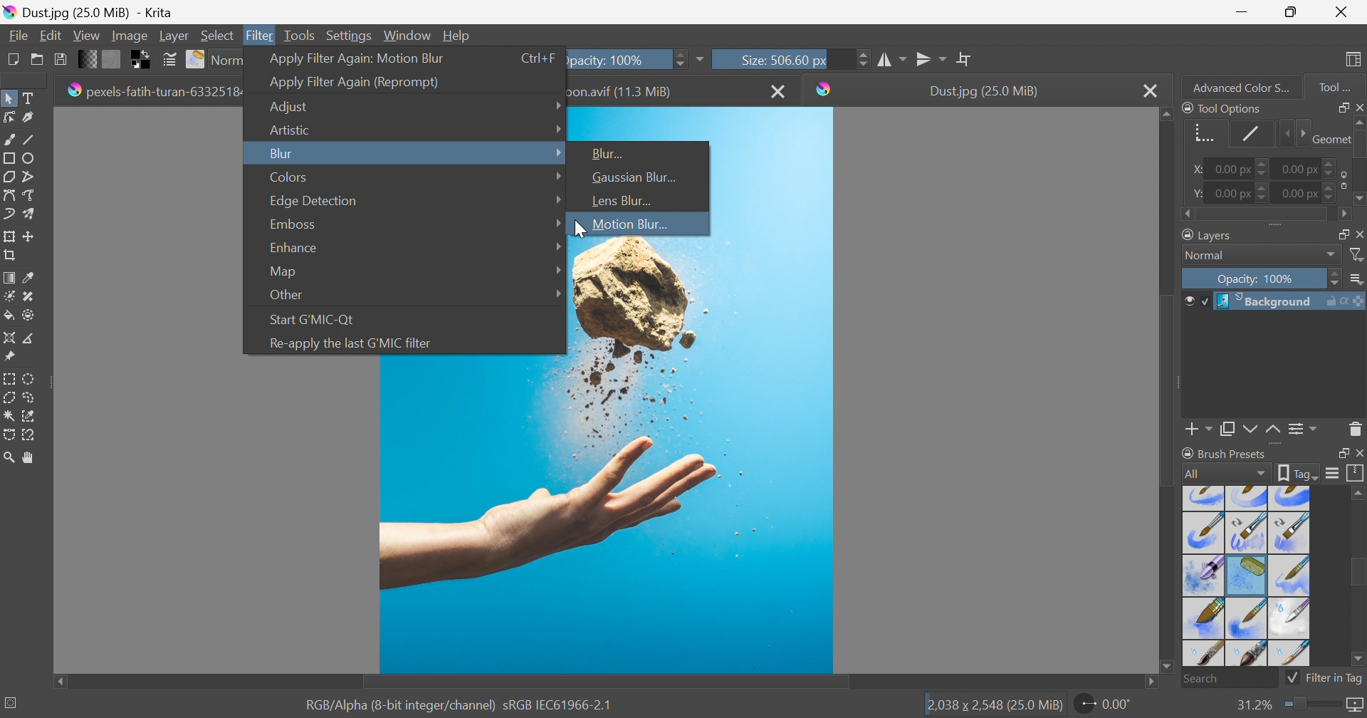 The width and height of the screenshot is (1367, 718). I want to click on 0.00 px, so click(1301, 167).